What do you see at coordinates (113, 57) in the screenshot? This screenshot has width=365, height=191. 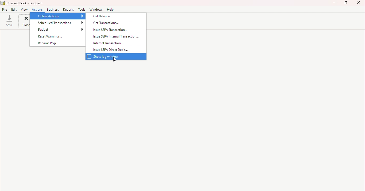 I see `Show login window` at bounding box center [113, 57].